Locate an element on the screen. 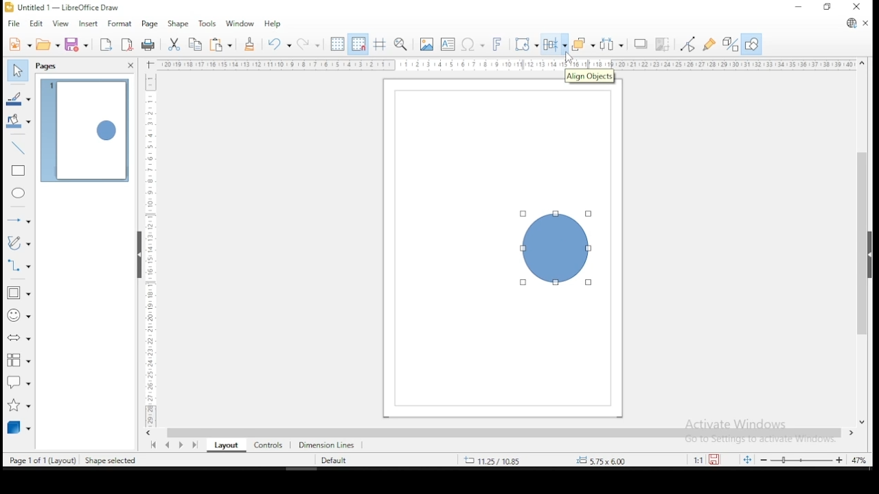 The height and width of the screenshot is (494, 879). export is located at coordinates (104, 45).